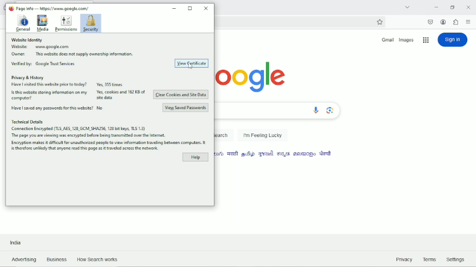  Describe the element at coordinates (206, 8) in the screenshot. I see `Close` at that location.